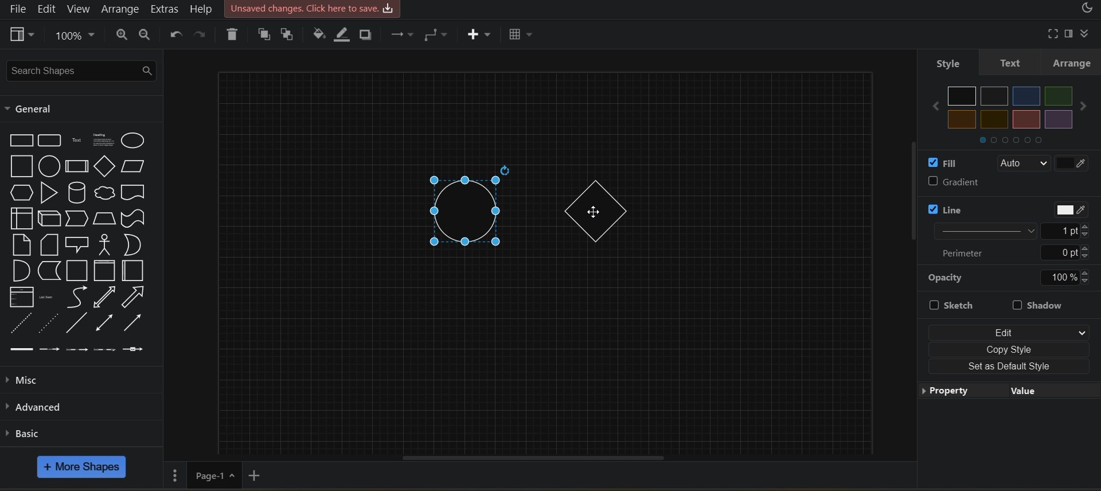 The width and height of the screenshot is (1101, 491). I want to click on undo, so click(175, 34).